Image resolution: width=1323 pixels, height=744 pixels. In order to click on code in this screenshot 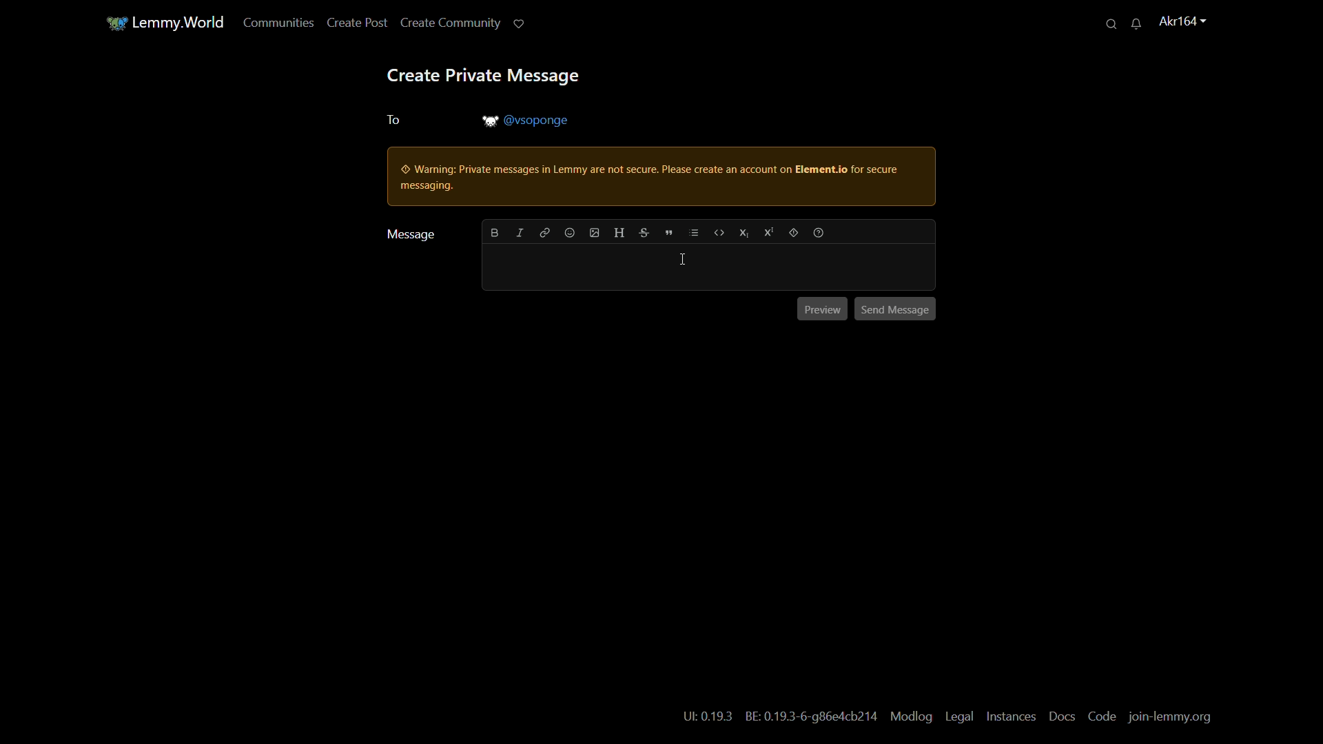, I will do `click(1101, 719)`.